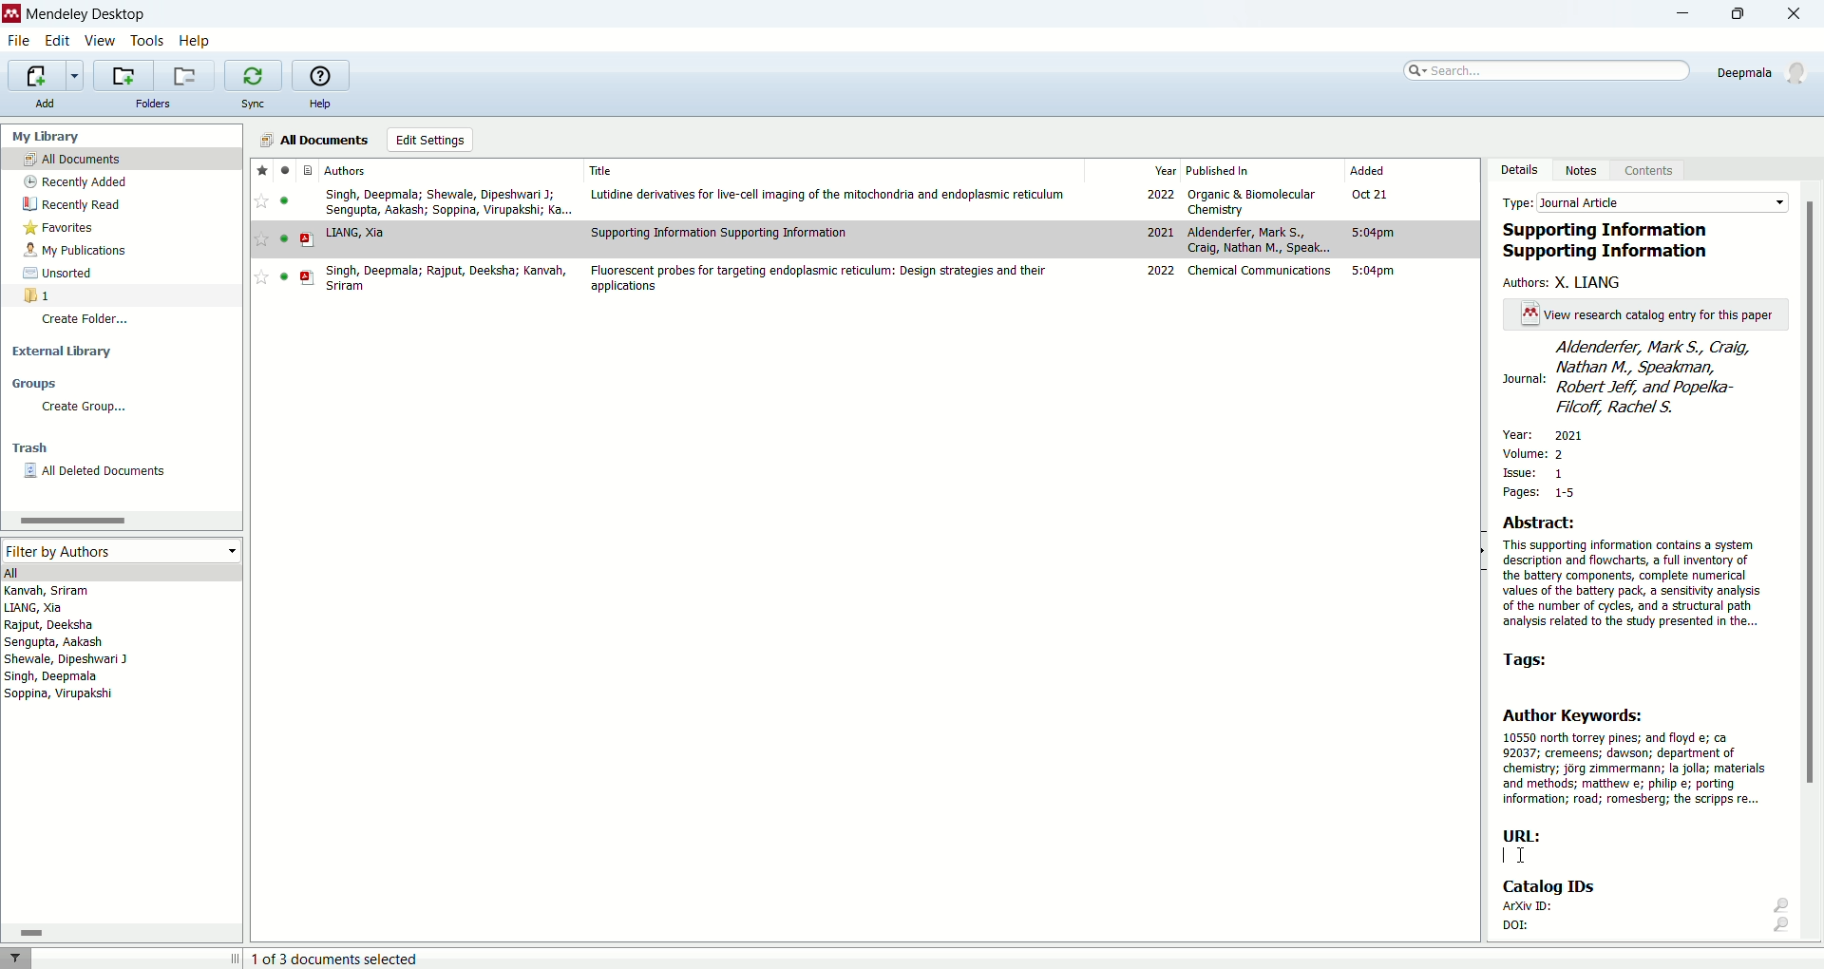  Describe the element at coordinates (284, 276) in the screenshot. I see `unread` at that location.